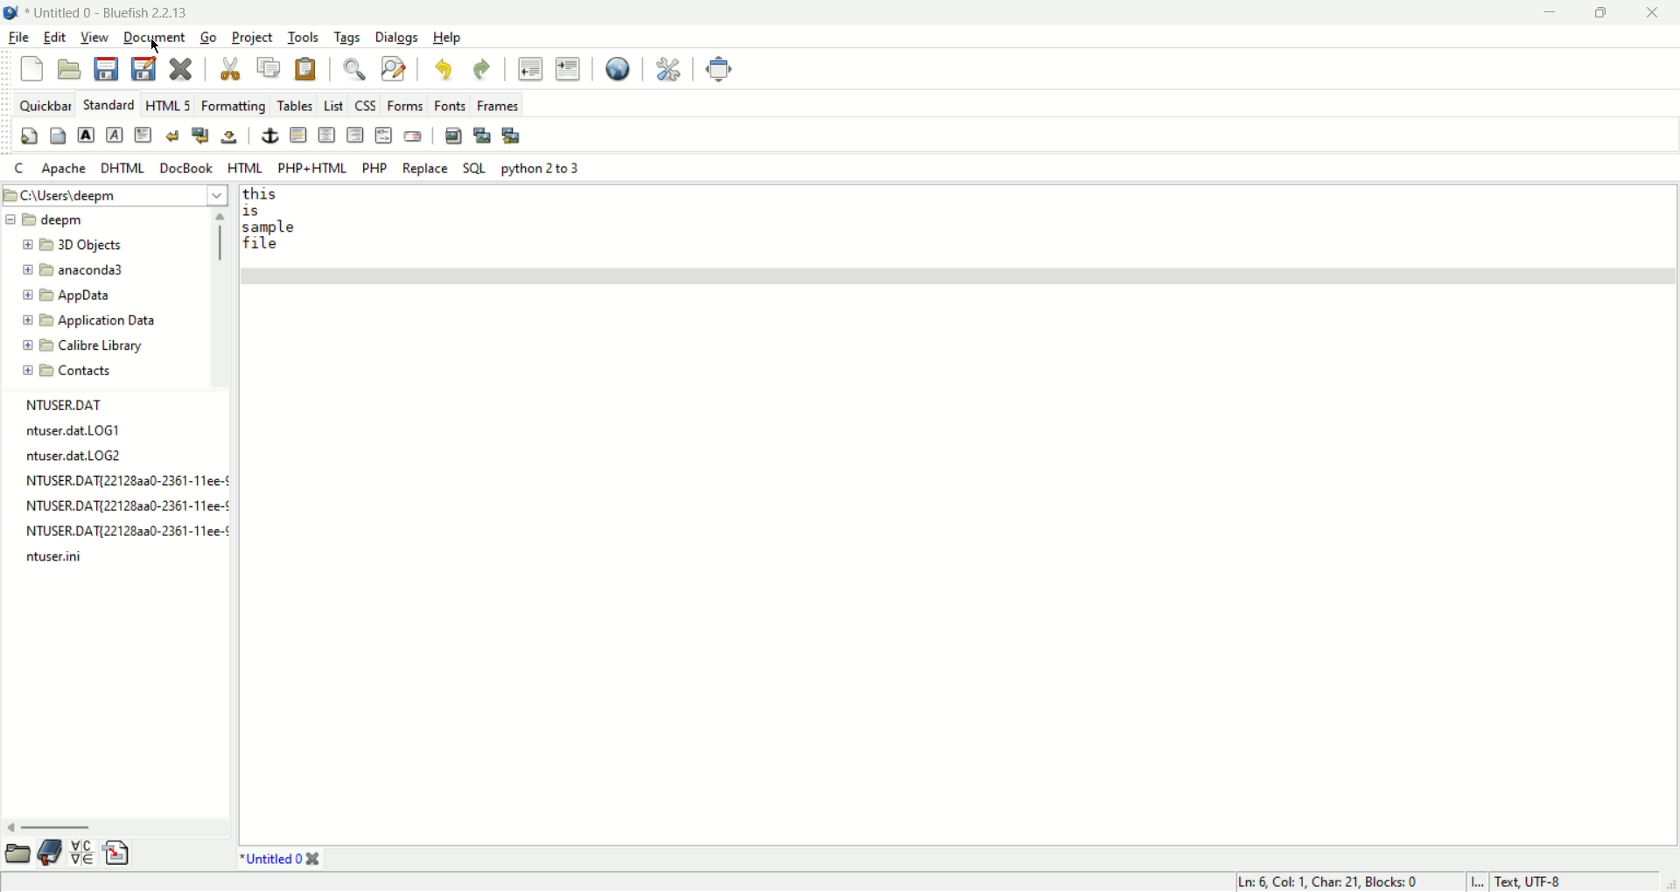 The image size is (1680, 892). Describe the element at coordinates (484, 69) in the screenshot. I see `redo` at that location.